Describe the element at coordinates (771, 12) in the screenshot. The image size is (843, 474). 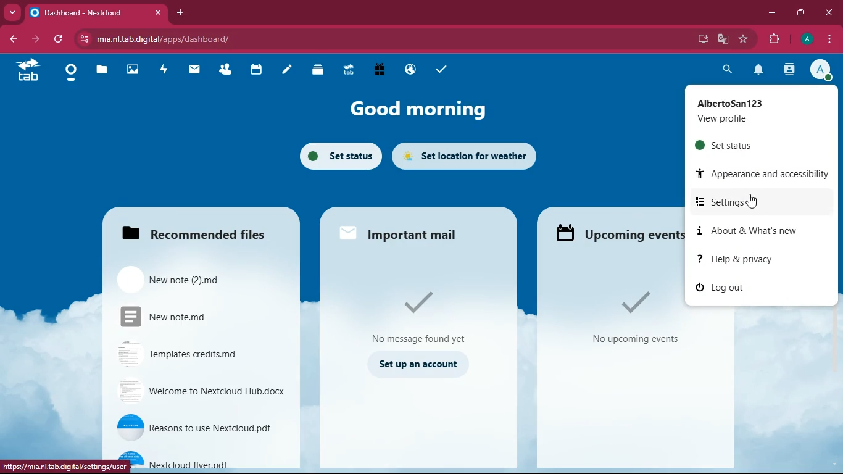
I see `minimize` at that location.